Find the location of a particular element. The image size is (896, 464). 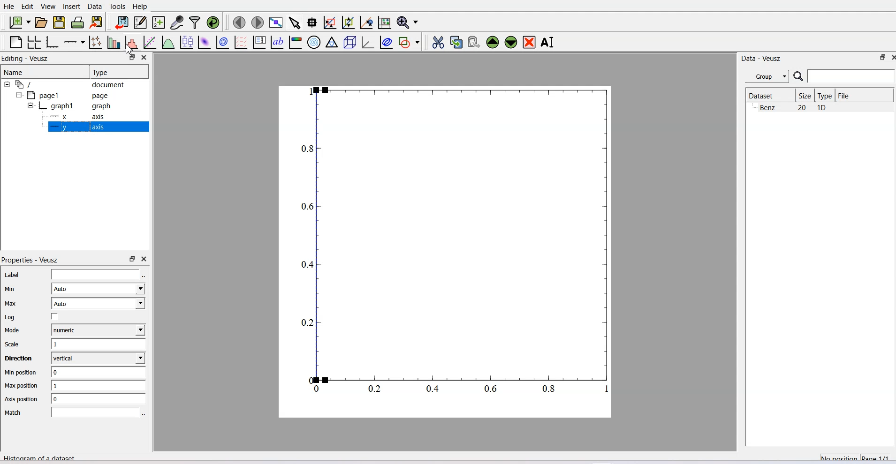

Zoom out of graph axes is located at coordinates (349, 22).